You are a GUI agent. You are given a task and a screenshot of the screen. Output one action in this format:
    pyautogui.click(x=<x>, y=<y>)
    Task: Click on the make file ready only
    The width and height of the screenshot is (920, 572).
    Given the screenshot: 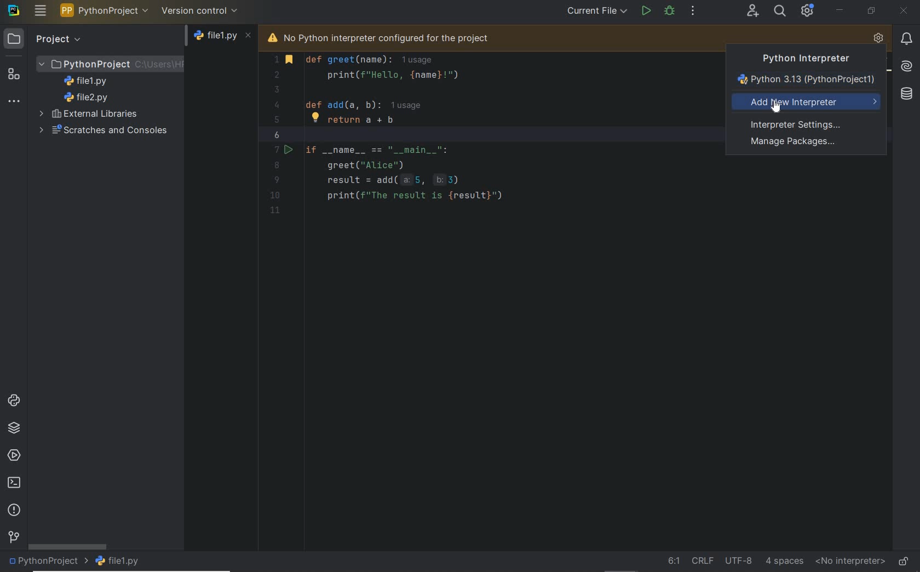 What is the action you would take?
    pyautogui.click(x=904, y=560)
    